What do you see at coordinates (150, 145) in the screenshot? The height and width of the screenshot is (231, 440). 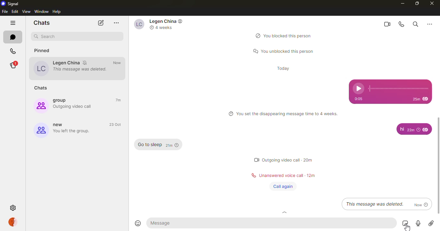 I see `message` at bounding box center [150, 145].